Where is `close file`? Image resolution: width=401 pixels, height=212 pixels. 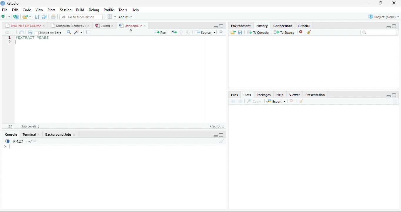 close file is located at coordinates (293, 101).